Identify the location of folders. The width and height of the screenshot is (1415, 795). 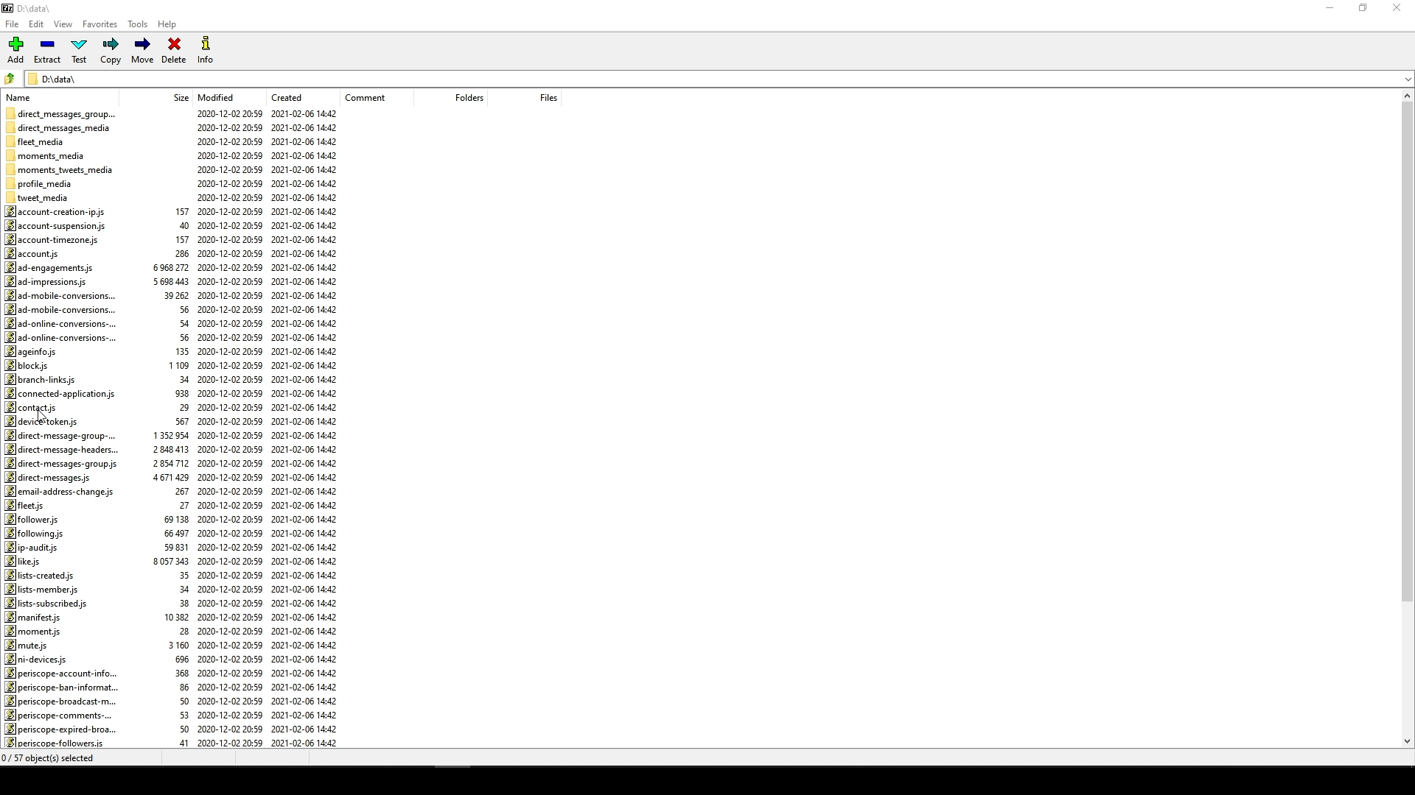
(458, 99).